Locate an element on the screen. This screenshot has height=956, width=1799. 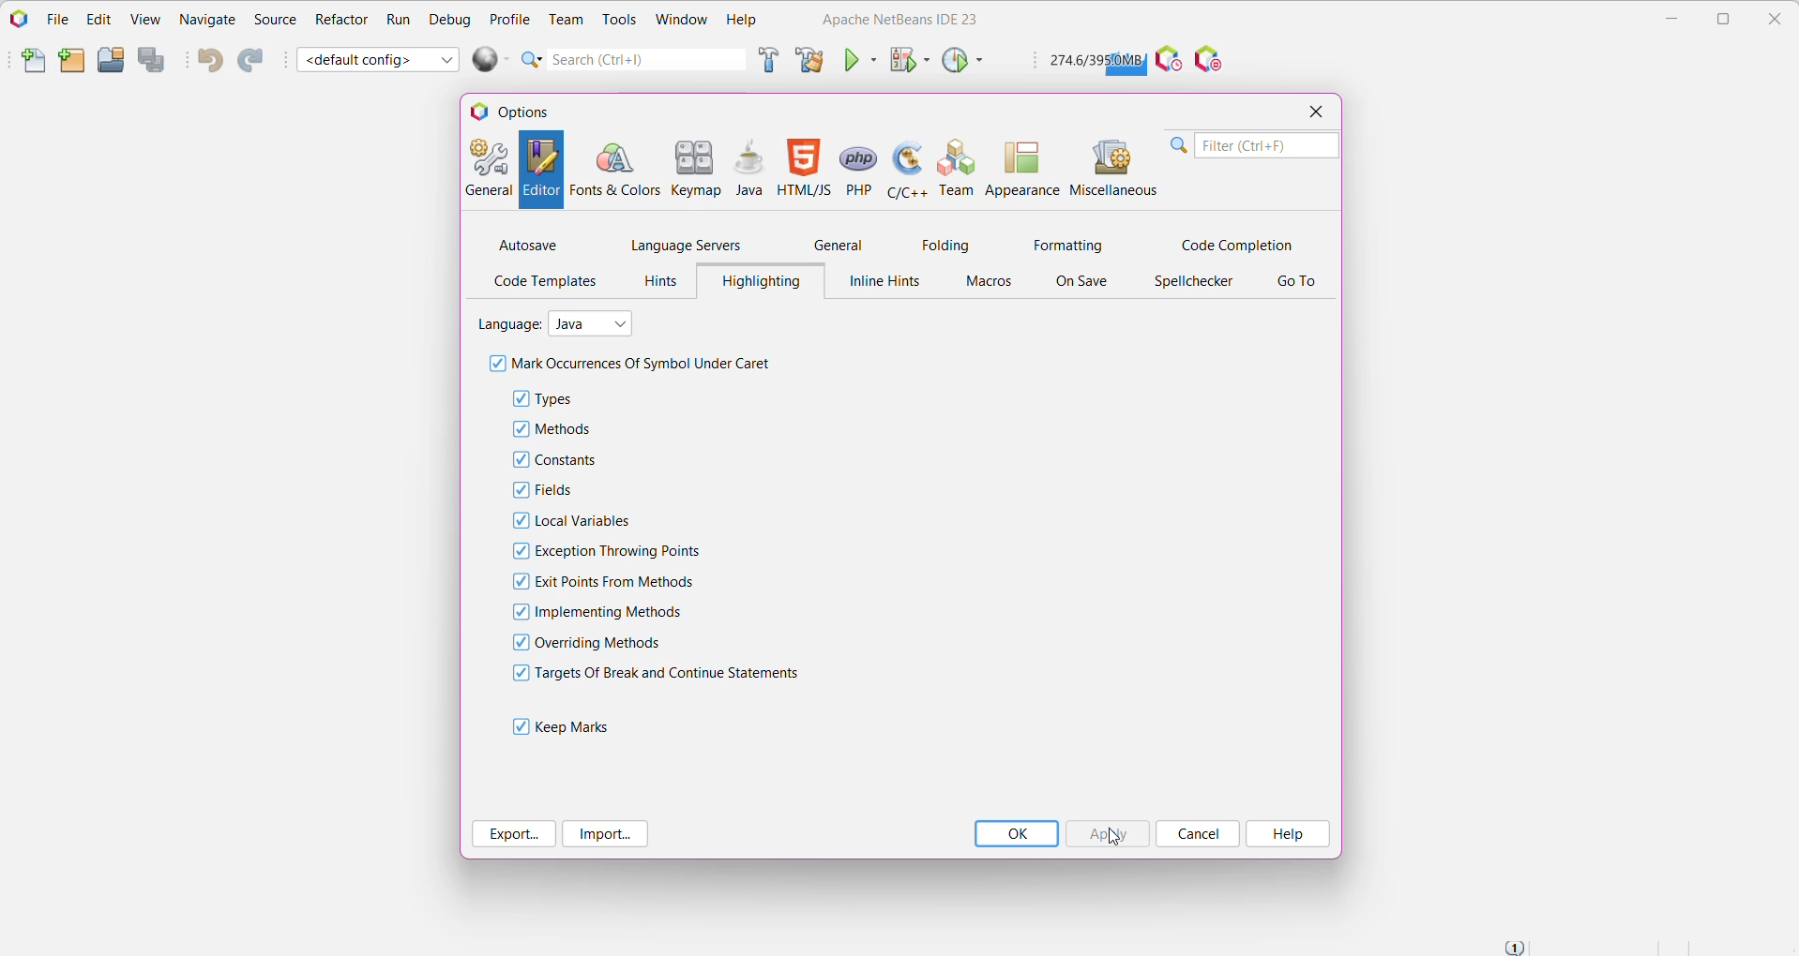
Profile the IDE is located at coordinates (1168, 60).